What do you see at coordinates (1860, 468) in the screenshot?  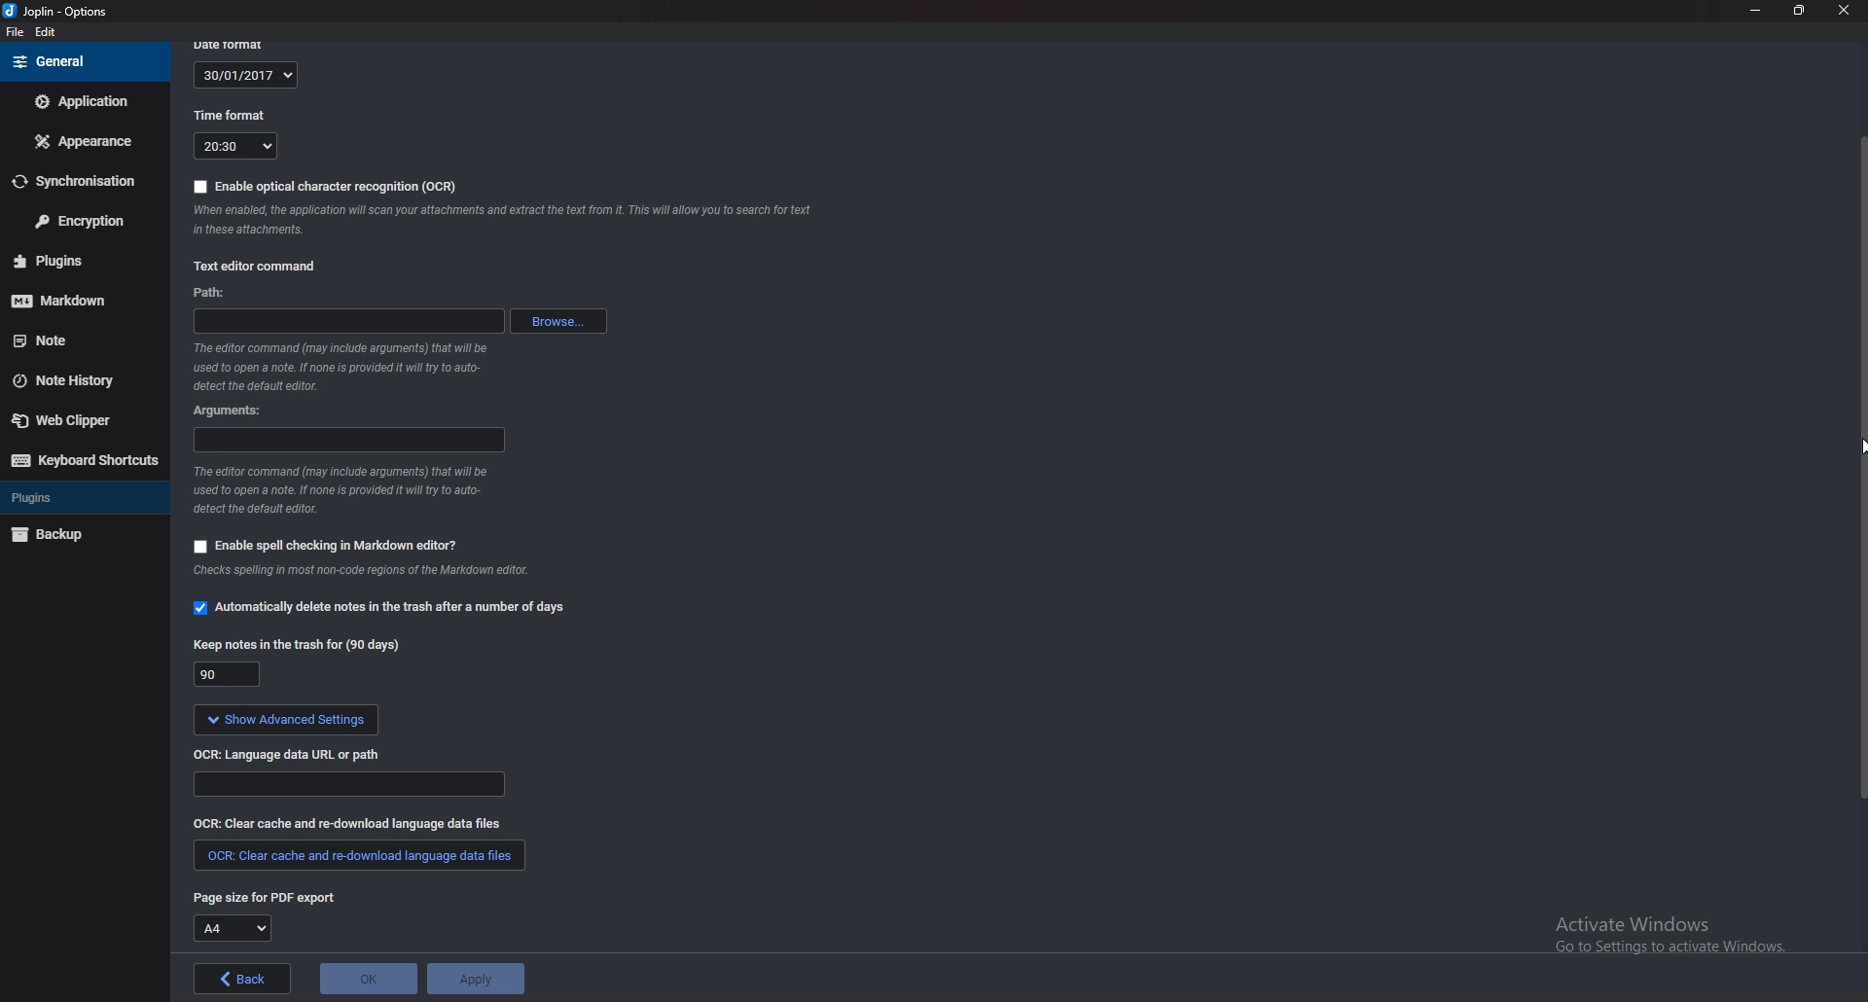 I see `Scroll bar` at bounding box center [1860, 468].